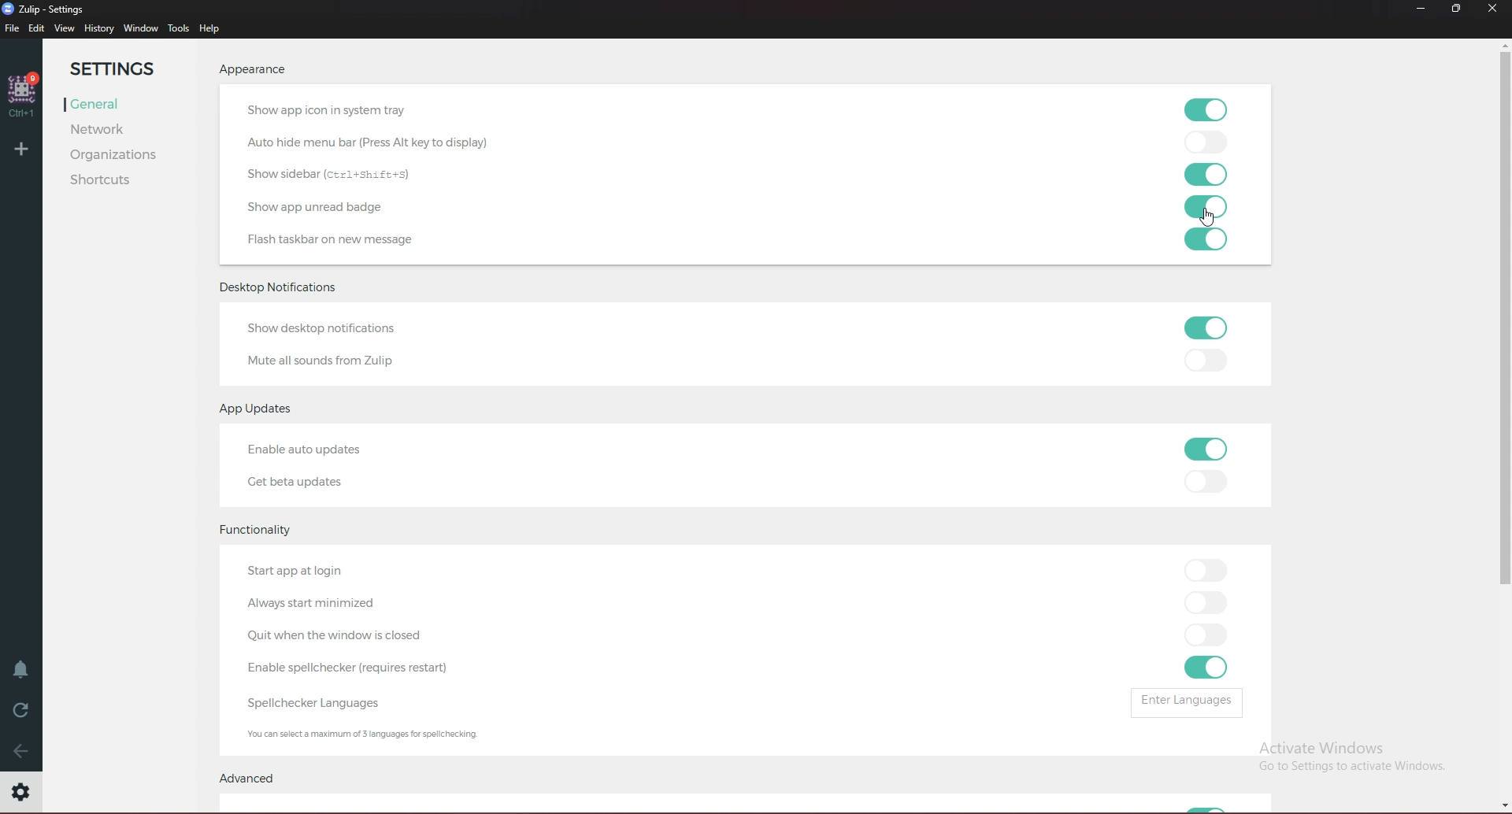  What do you see at coordinates (328, 361) in the screenshot?
I see `Mute all sounds from Zulip` at bounding box center [328, 361].